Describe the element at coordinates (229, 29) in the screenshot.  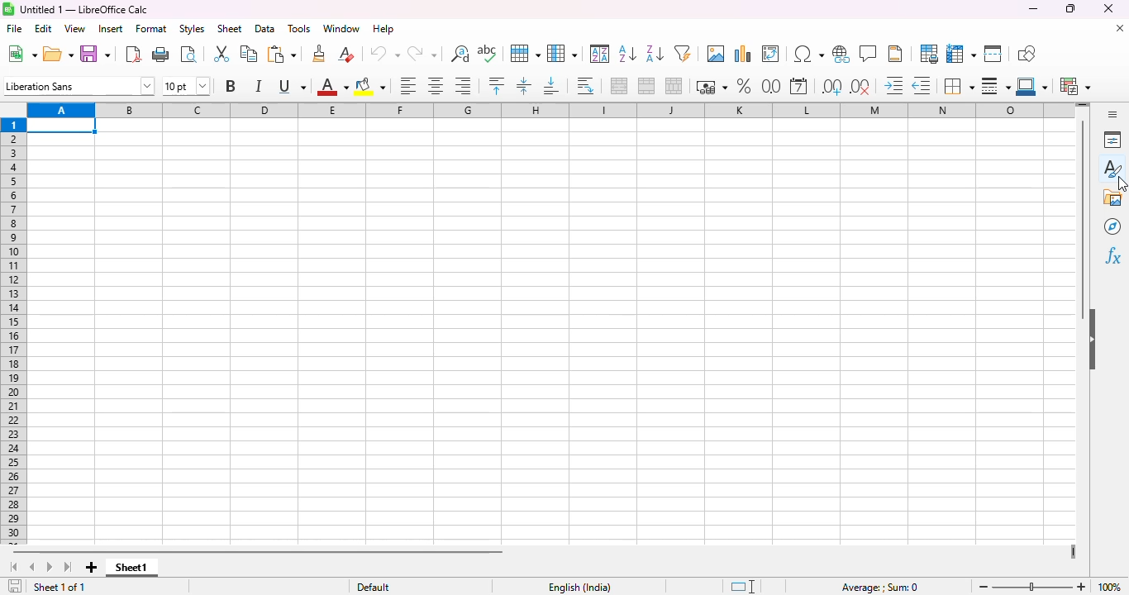
I see `sheet` at that location.